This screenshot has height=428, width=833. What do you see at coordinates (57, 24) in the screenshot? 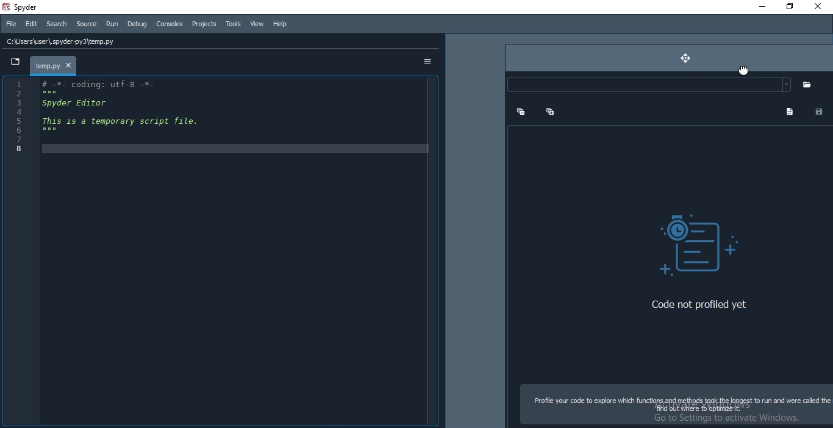
I see `Search` at bounding box center [57, 24].